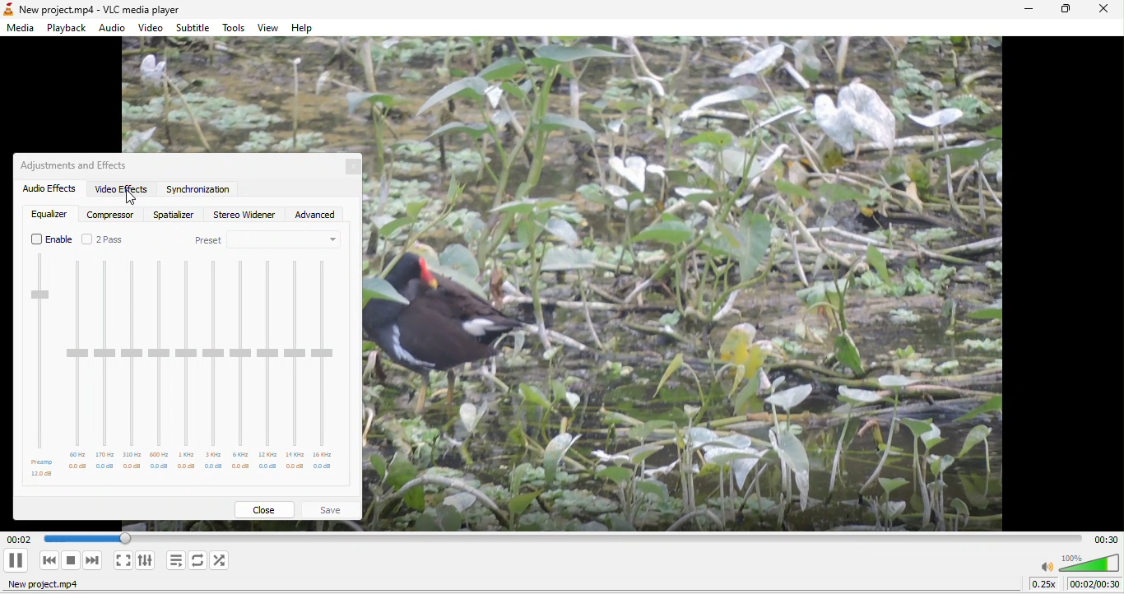 The height and width of the screenshot is (594, 1124). Describe the element at coordinates (123, 560) in the screenshot. I see `toggle the video in fullscreen` at that location.